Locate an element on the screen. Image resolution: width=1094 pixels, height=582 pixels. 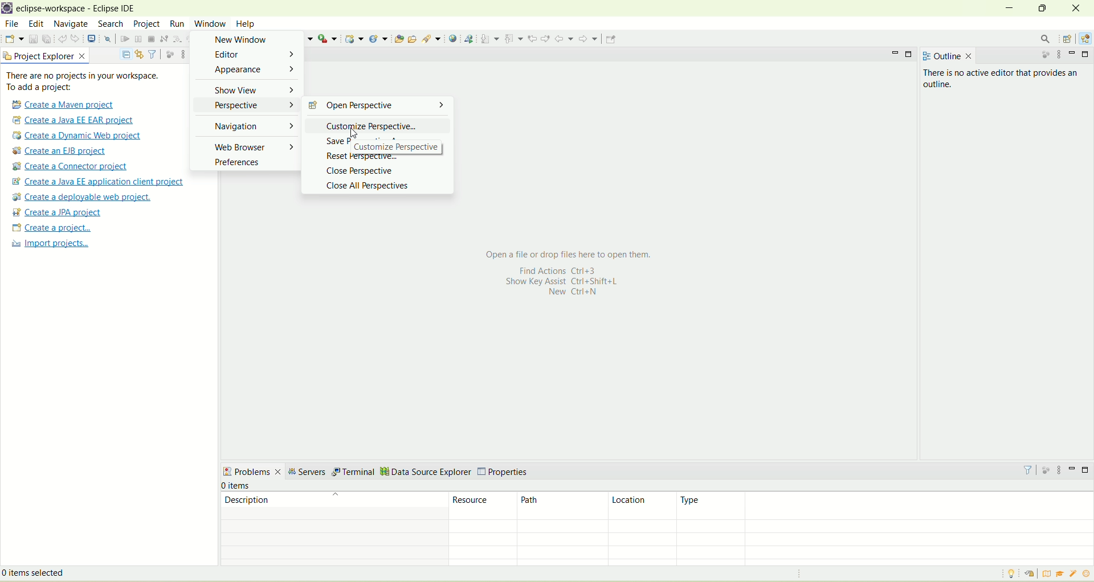
reset perspective is located at coordinates (358, 157).